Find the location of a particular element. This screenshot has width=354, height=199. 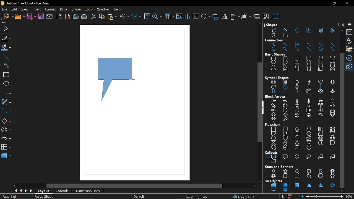

magnetic disc is located at coordinates (285, 147).